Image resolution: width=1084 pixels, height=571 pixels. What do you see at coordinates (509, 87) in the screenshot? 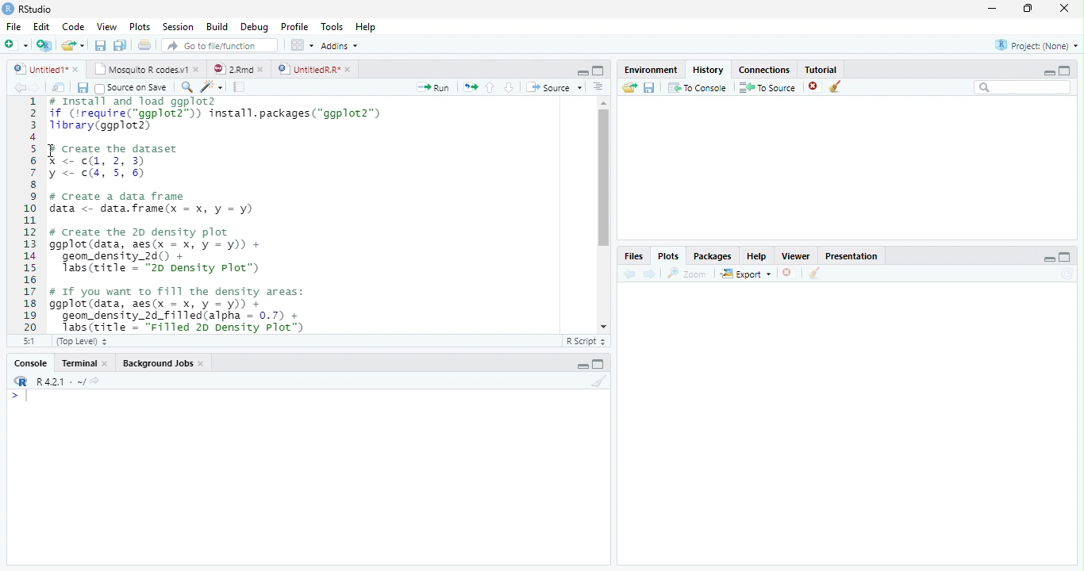
I see `down` at bounding box center [509, 87].